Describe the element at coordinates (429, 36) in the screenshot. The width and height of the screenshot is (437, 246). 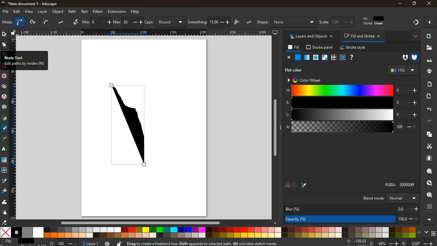
I see `add` at that location.